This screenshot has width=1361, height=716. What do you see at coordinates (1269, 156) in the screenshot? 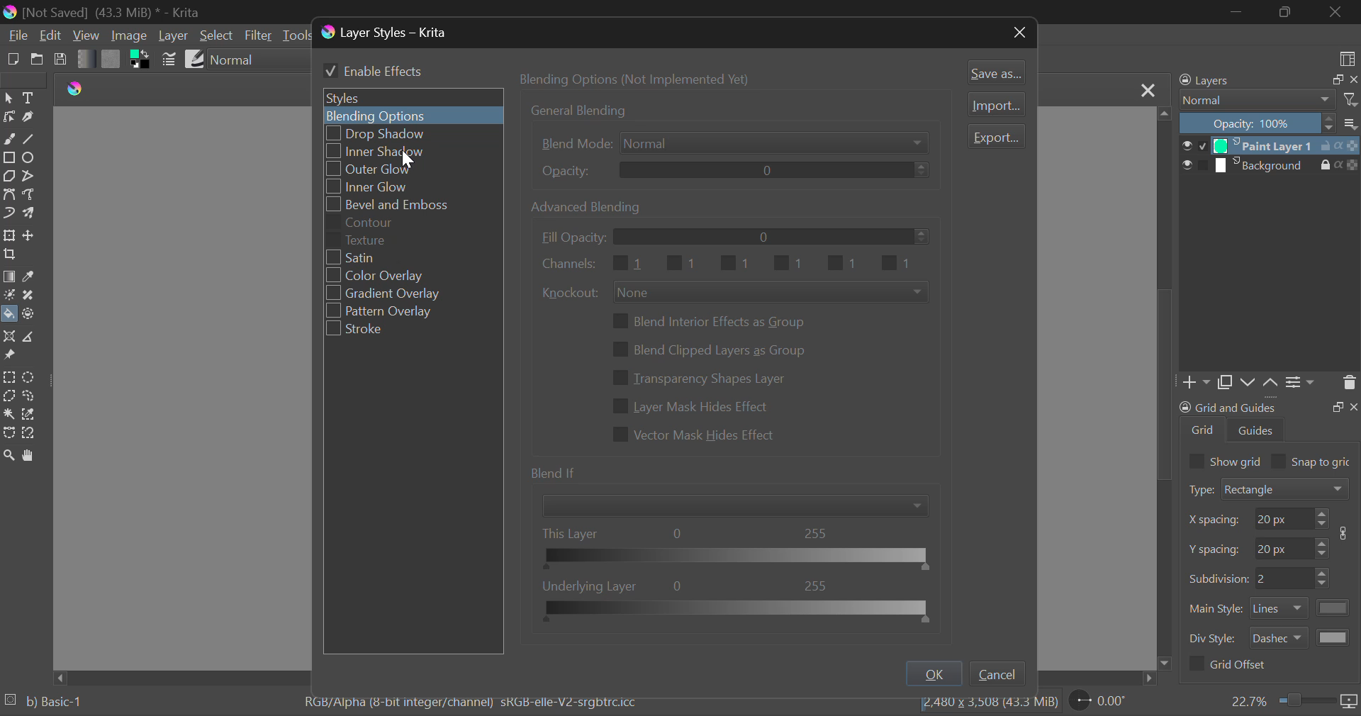
I see `Layers` at bounding box center [1269, 156].